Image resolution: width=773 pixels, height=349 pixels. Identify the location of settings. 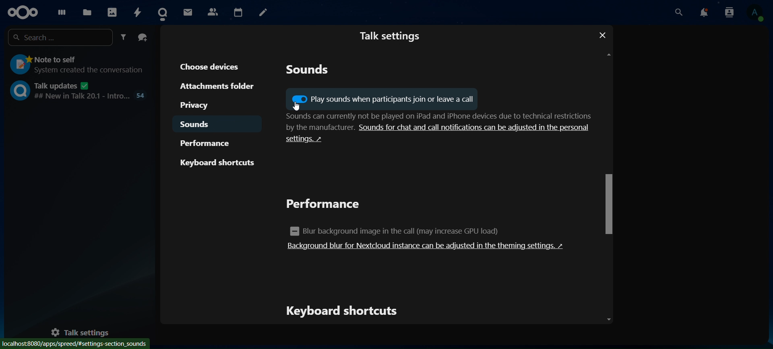
(312, 142).